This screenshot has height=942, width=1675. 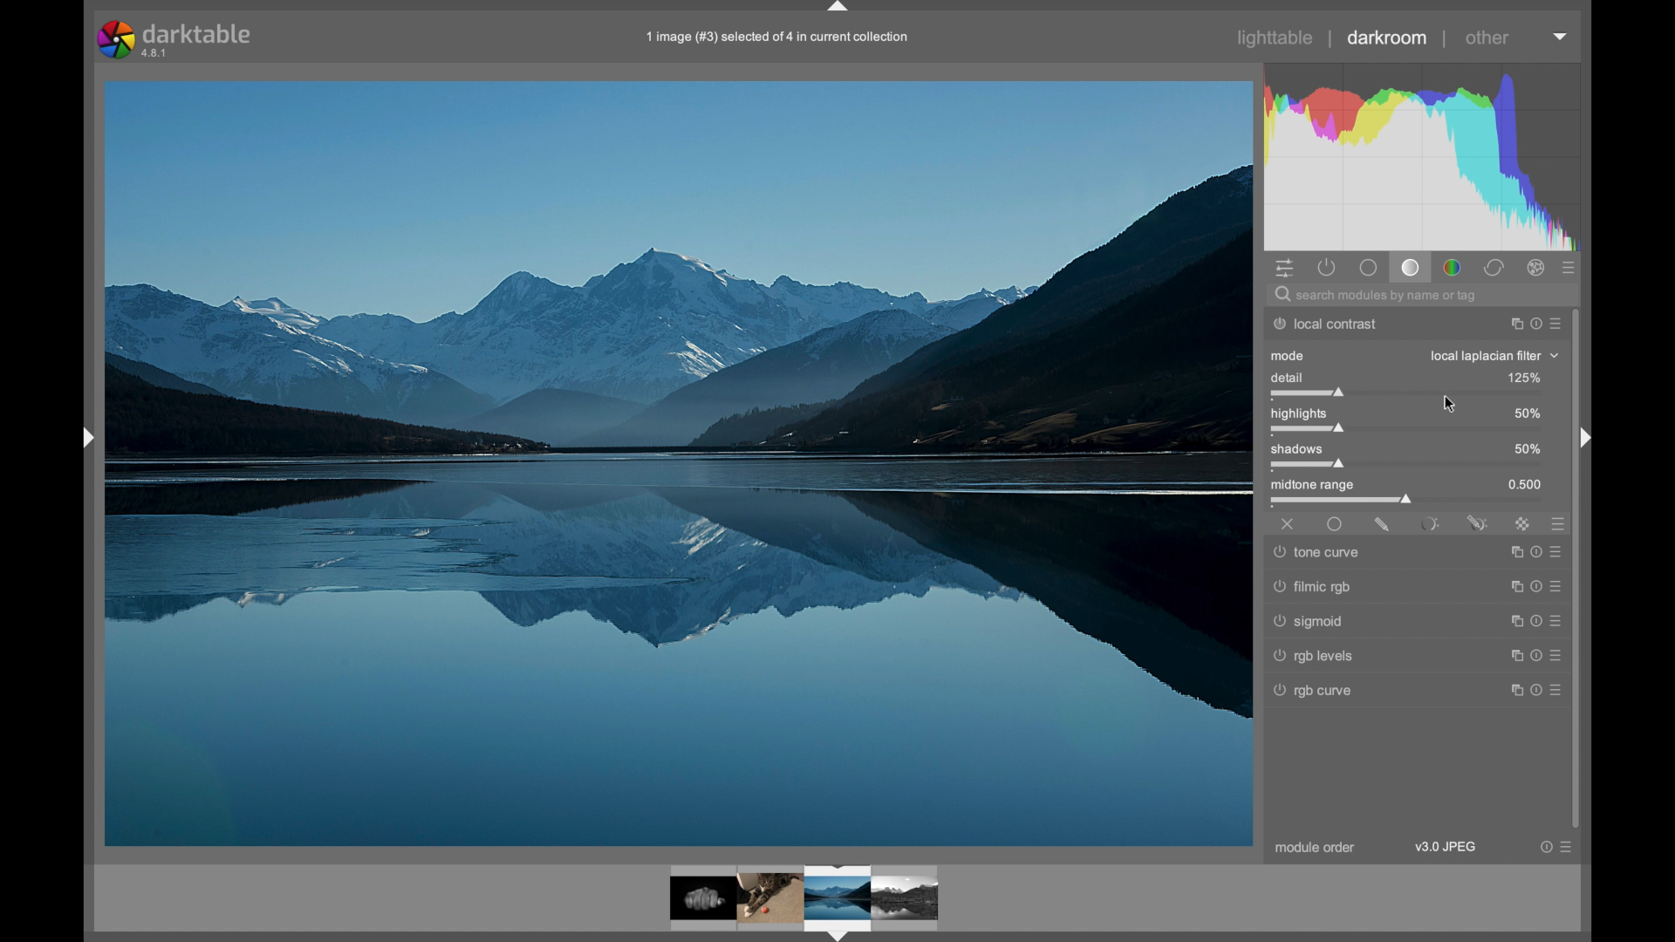 What do you see at coordinates (85, 440) in the screenshot?
I see `drag handle` at bounding box center [85, 440].